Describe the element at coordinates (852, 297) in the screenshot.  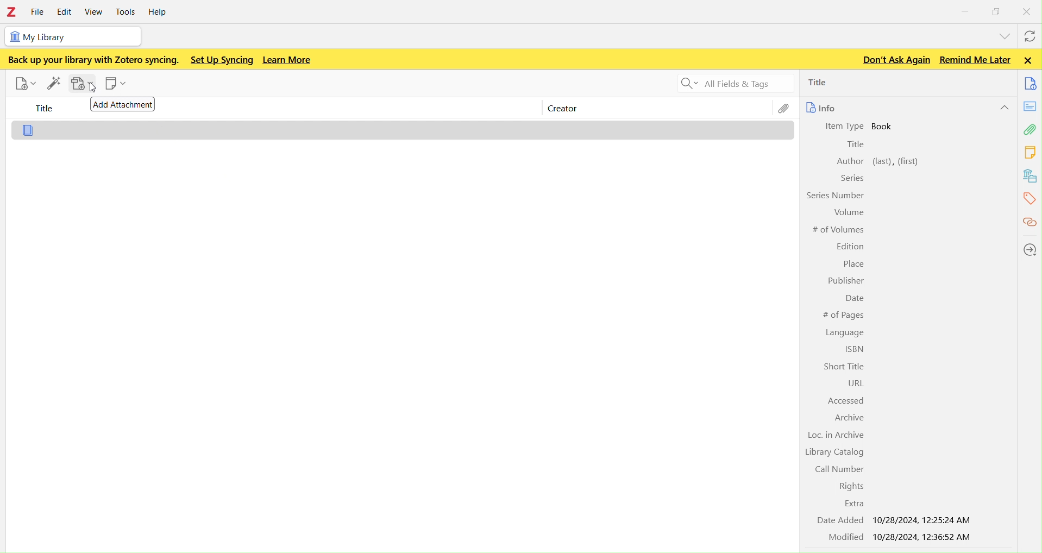
I see `Date` at that location.